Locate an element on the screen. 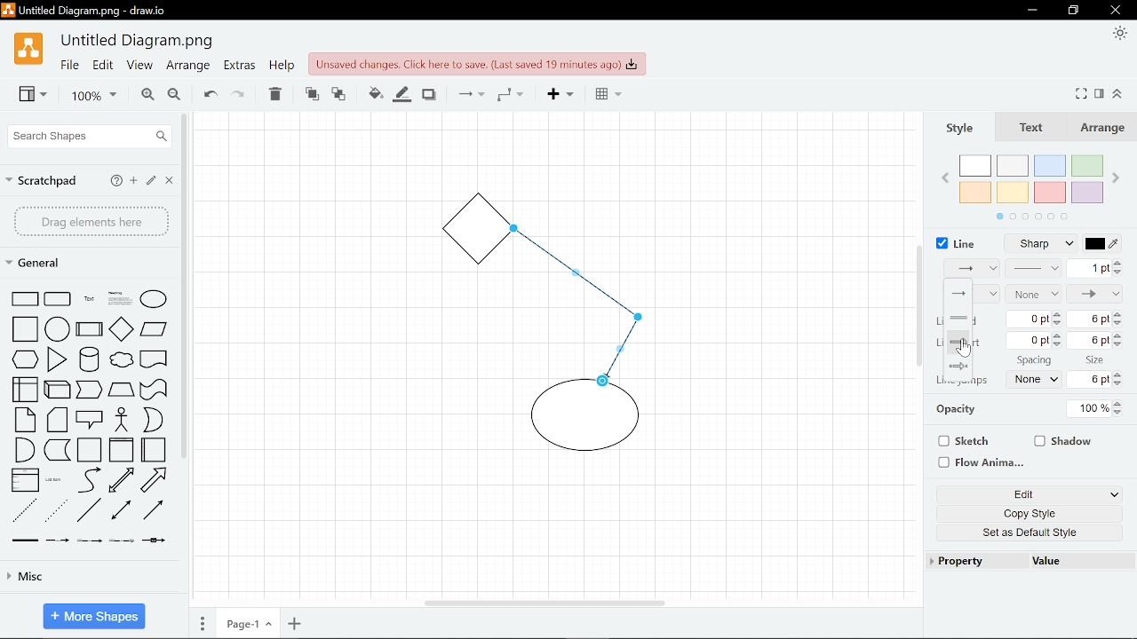  Waypoints is located at coordinates (510, 96).